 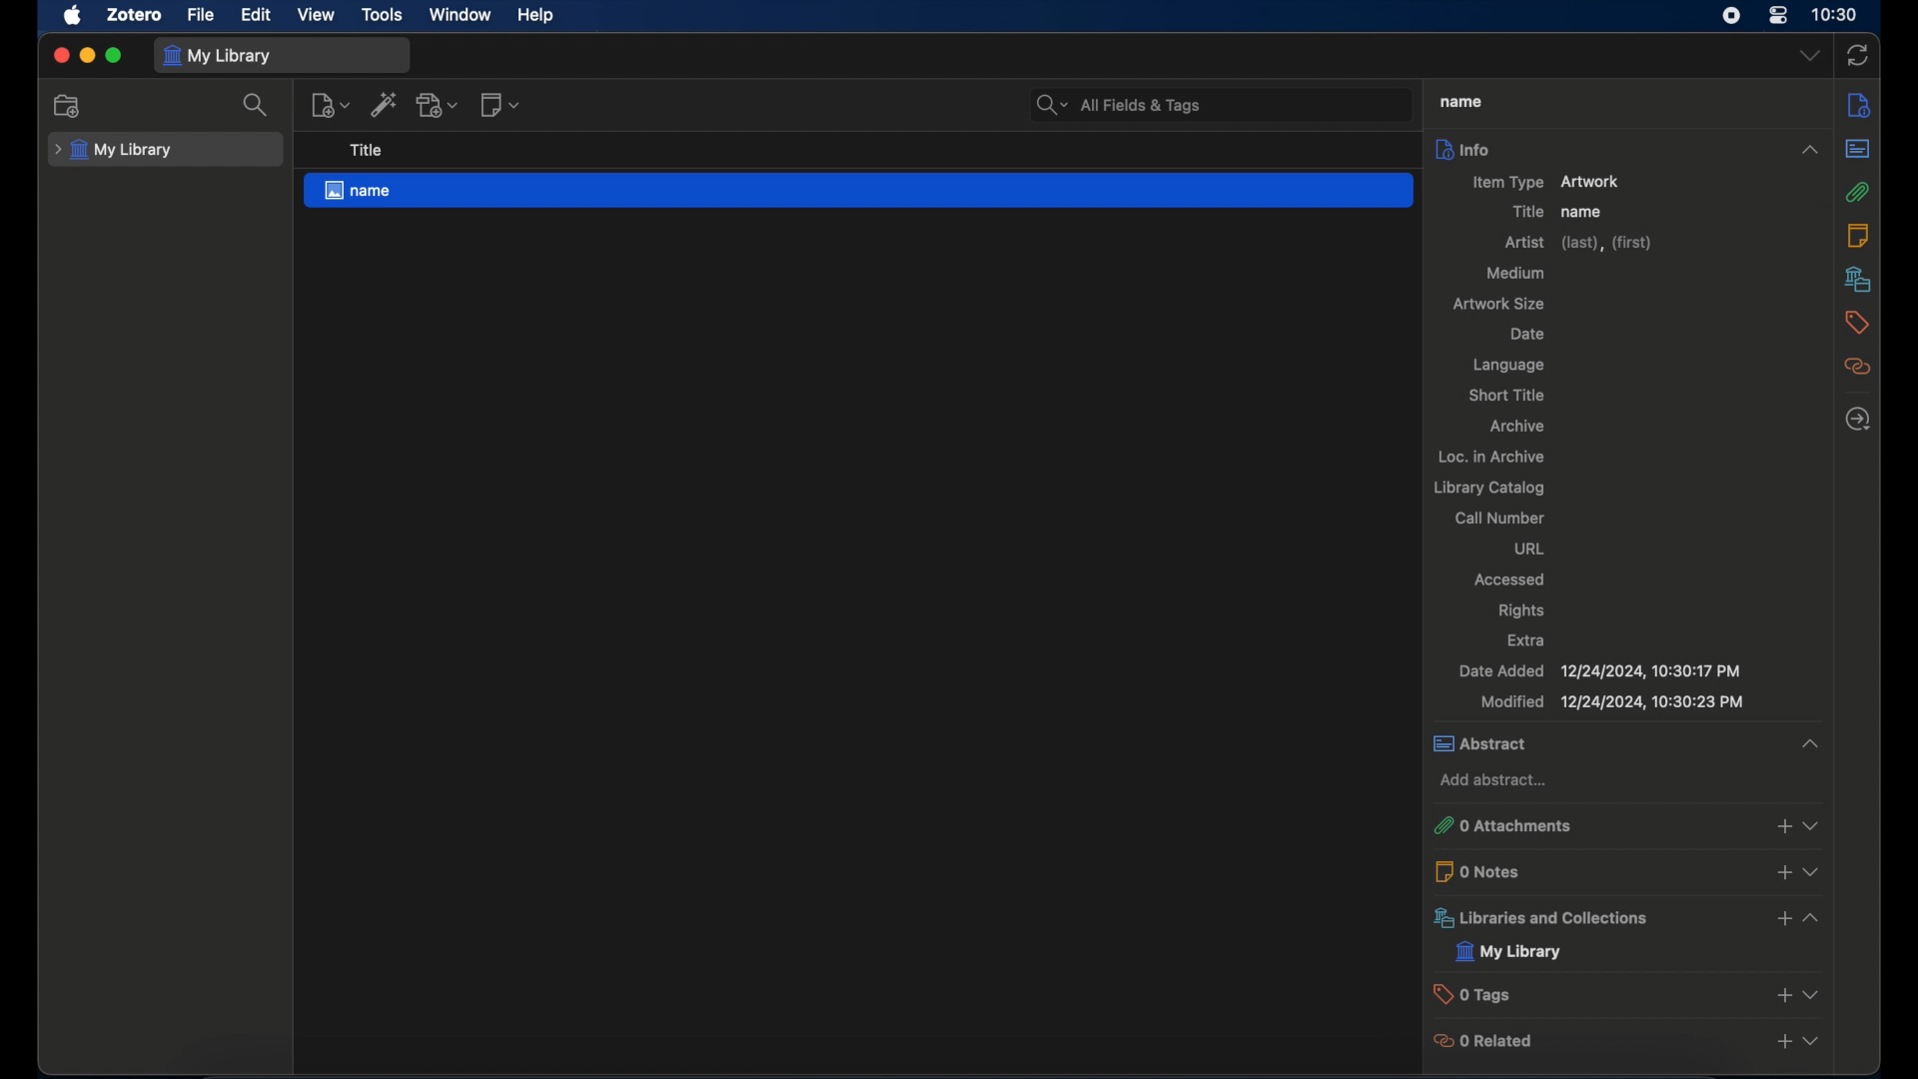 I want to click on add, so click(x=1775, y=920).